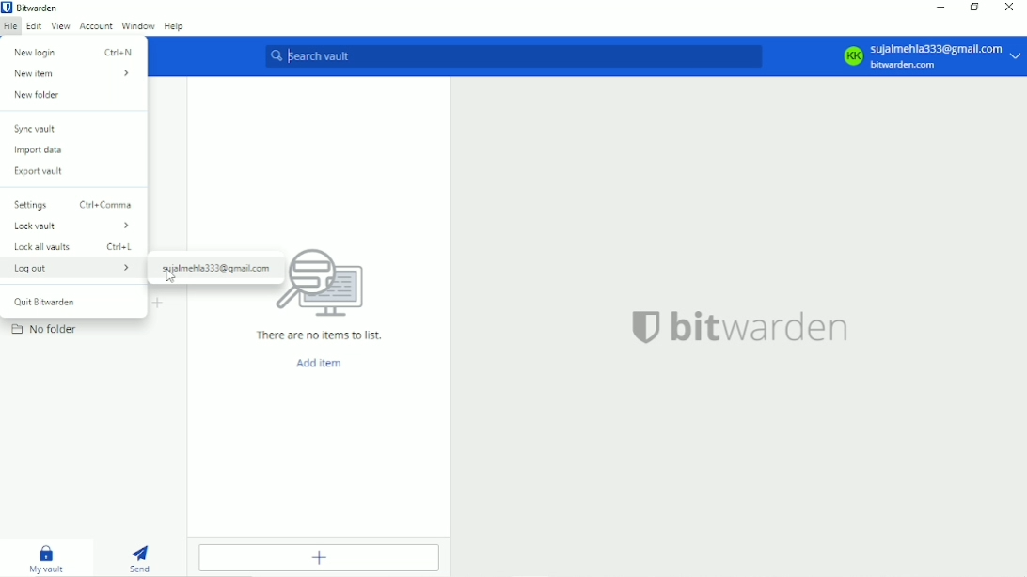 This screenshot has width=1027, height=577. Describe the element at coordinates (1010, 8) in the screenshot. I see `Close` at that location.